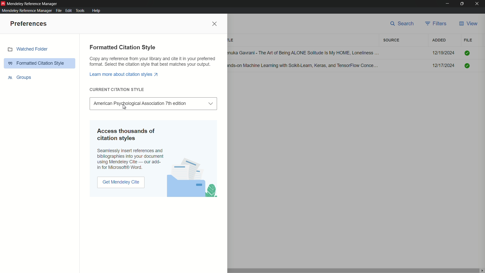  I want to click on added, so click(439, 40).